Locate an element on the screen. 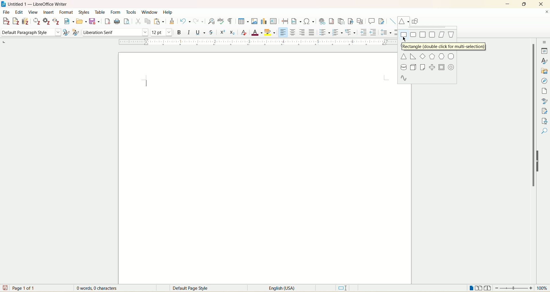  super script is located at coordinates (222, 32).